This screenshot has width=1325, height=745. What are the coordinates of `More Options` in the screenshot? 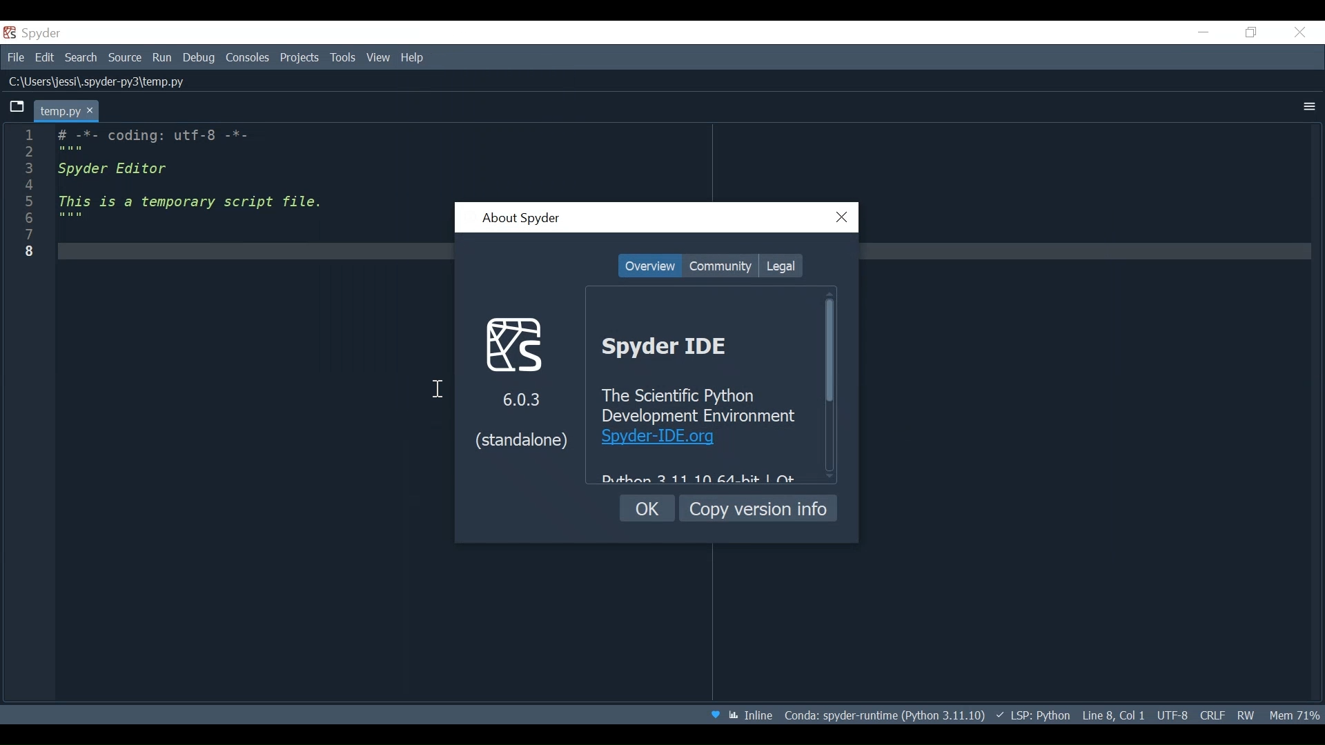 It's located at (1306, 107).